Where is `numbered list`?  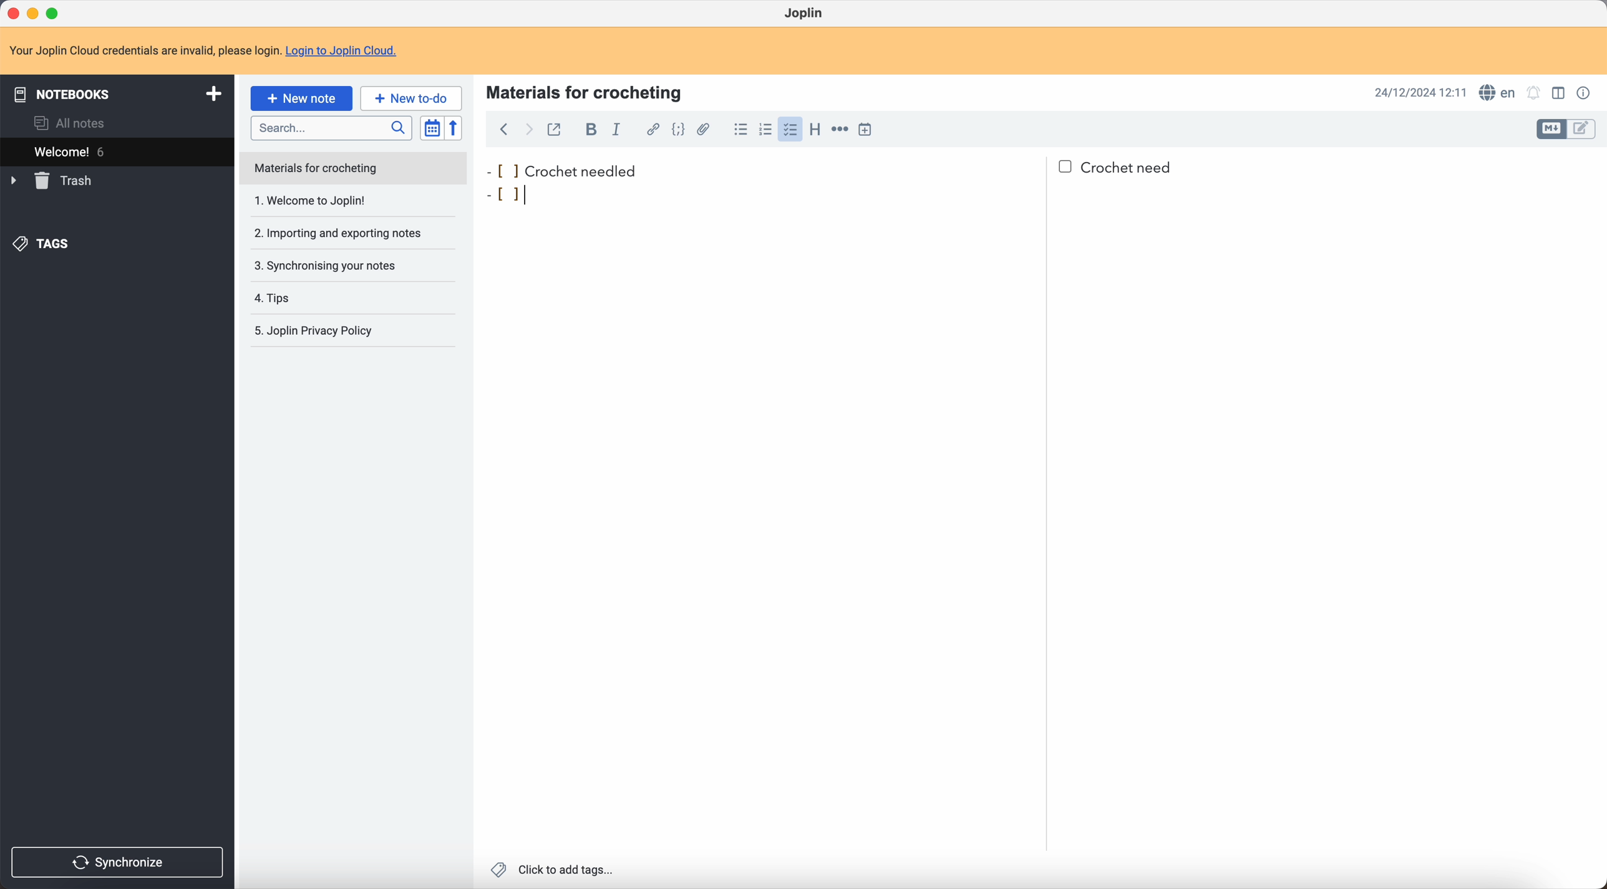 numbered list is located at coordinates (764, 130).